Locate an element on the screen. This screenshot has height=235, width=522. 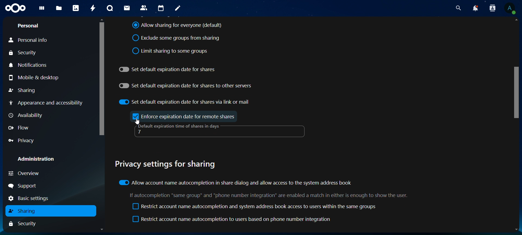
set default expiration date for shares is located at coordinates (167, 69).